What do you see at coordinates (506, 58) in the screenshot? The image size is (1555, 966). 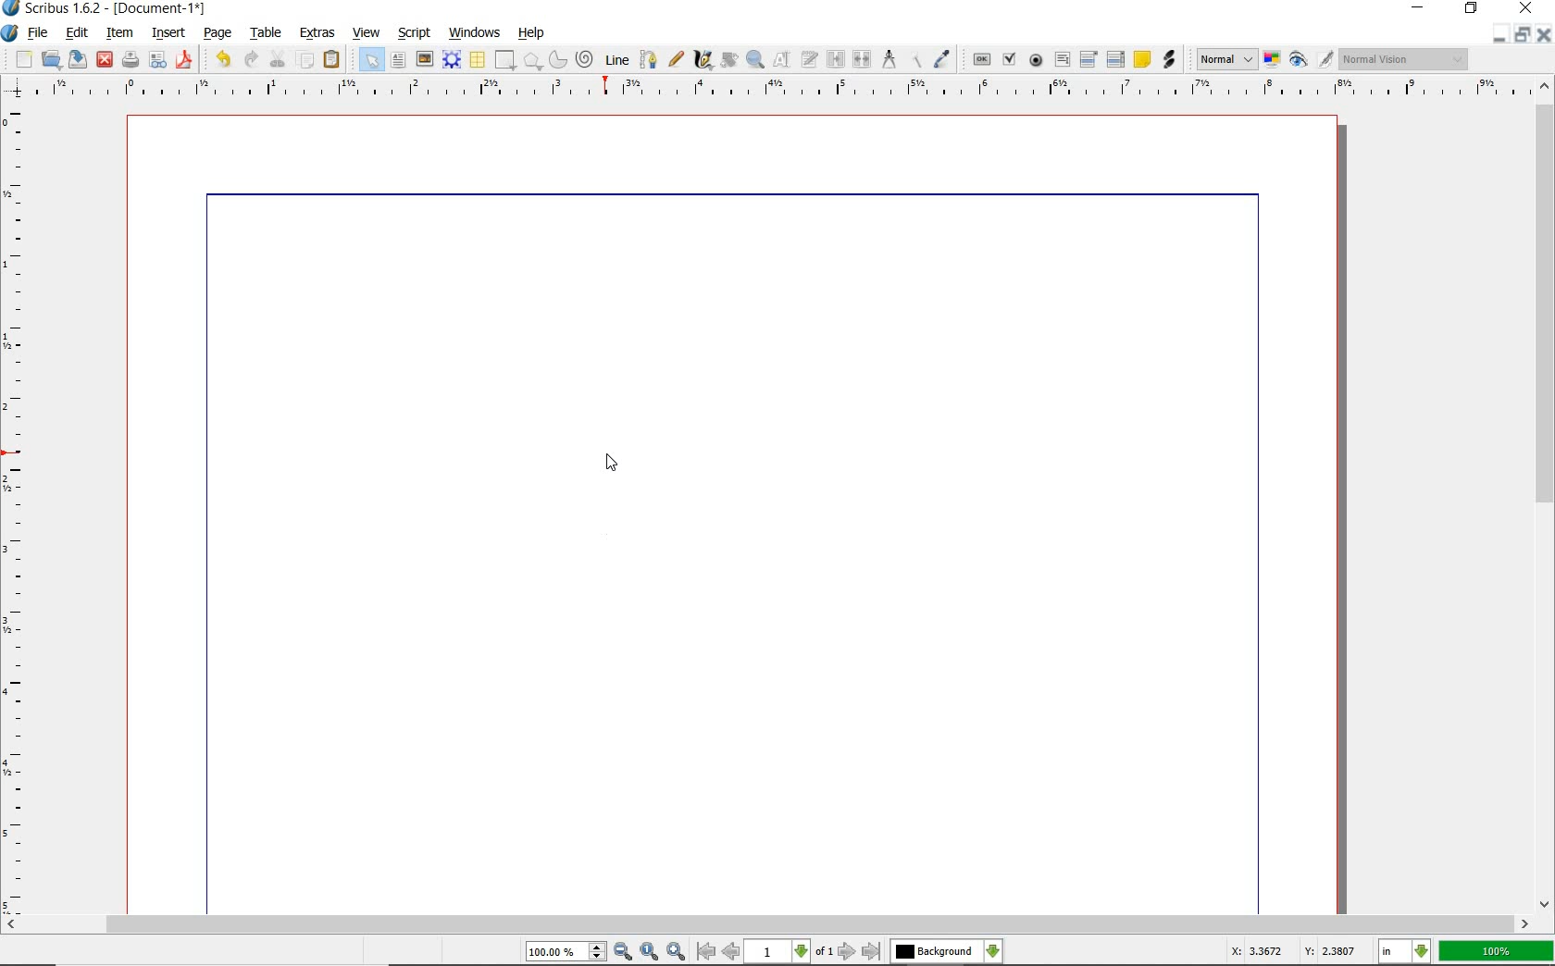 I see `shape` at bounding box center [506, 58].